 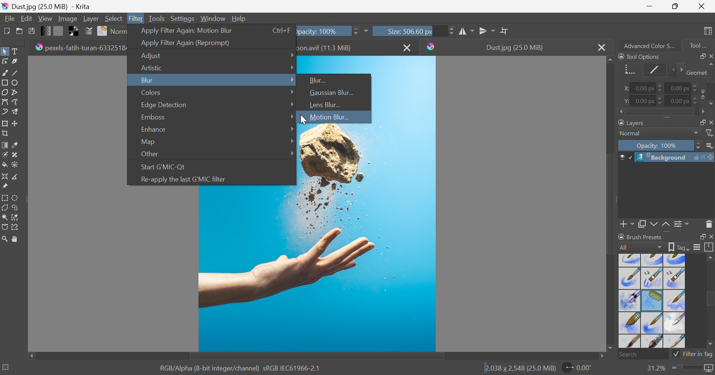 What do you see at coordinates (4, 61) in the screenshot?
I see `Edit shapes tool` at bounding box center [4, 61].